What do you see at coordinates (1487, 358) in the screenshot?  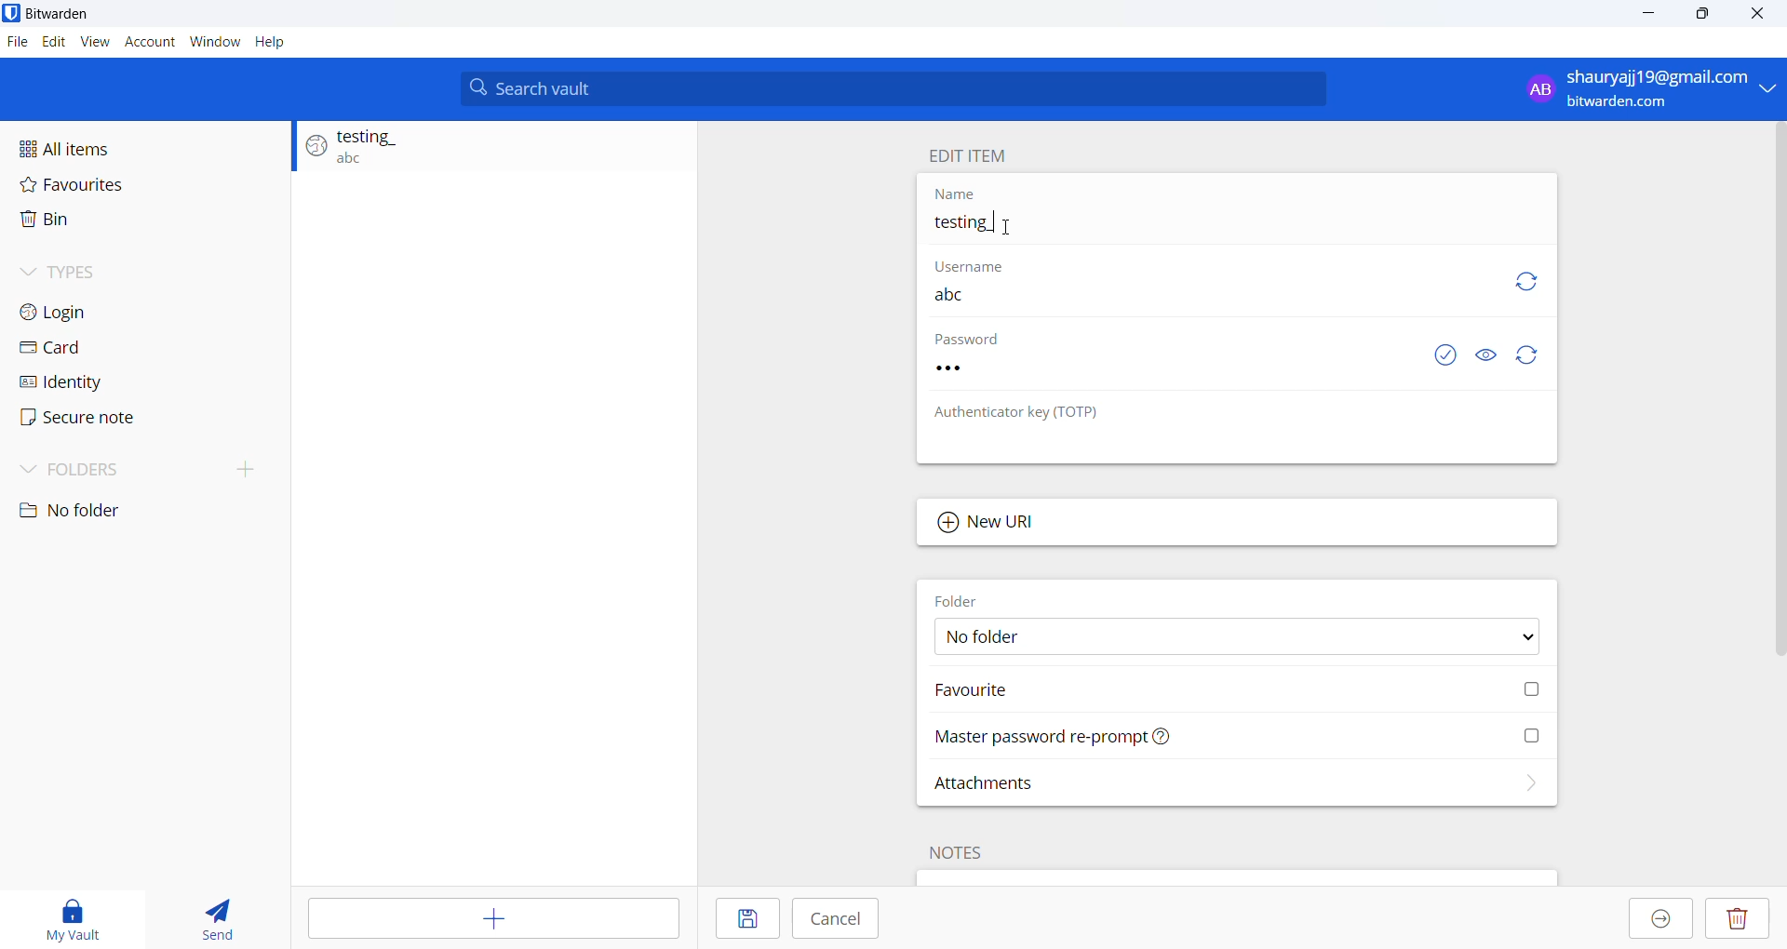 I see `Visibility` at bounding box center [1487, 358].